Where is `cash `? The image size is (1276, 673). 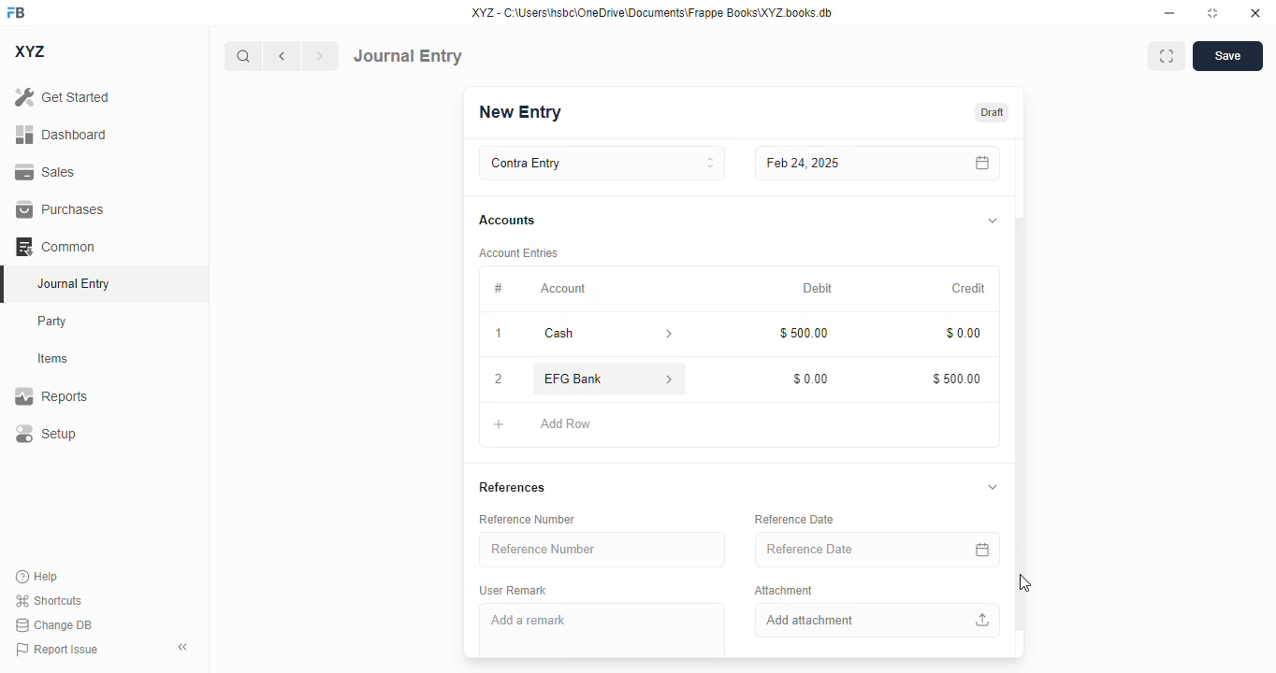
cash  is located at coordinates (581, 334).